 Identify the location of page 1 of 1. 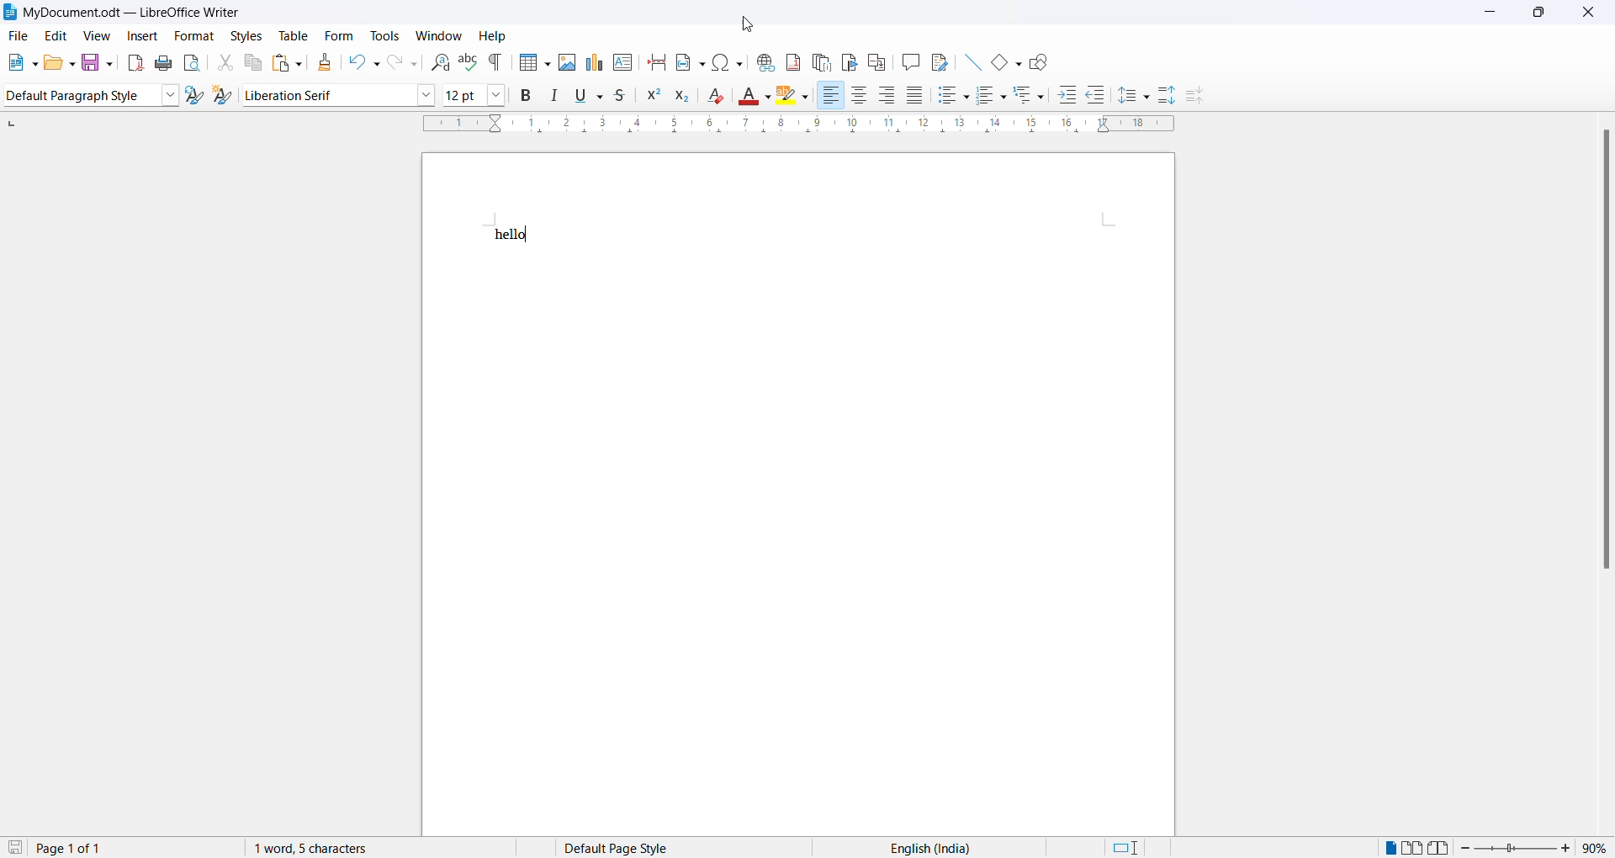
(82, 848).